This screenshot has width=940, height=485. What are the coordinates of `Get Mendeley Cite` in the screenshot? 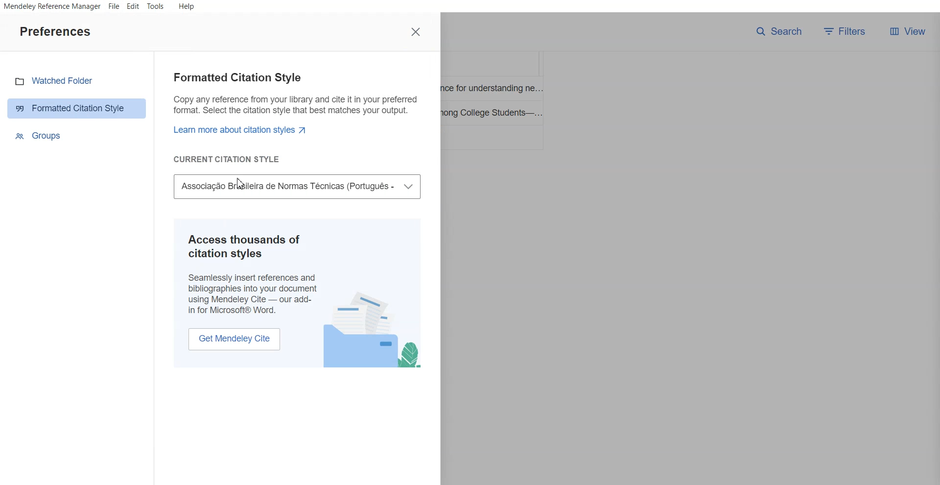 It's located at (234, 339).